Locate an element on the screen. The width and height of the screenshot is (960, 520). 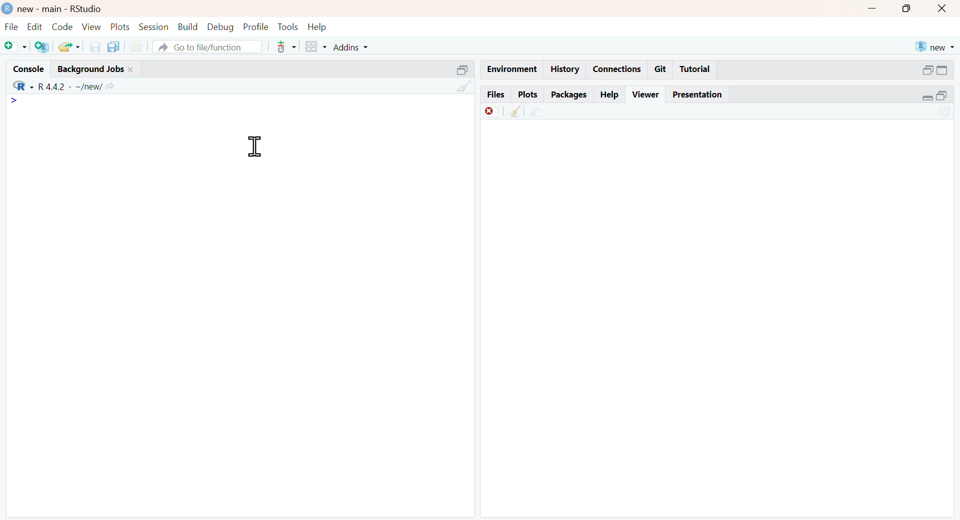
Create new project is located at coordinates (40, 47).